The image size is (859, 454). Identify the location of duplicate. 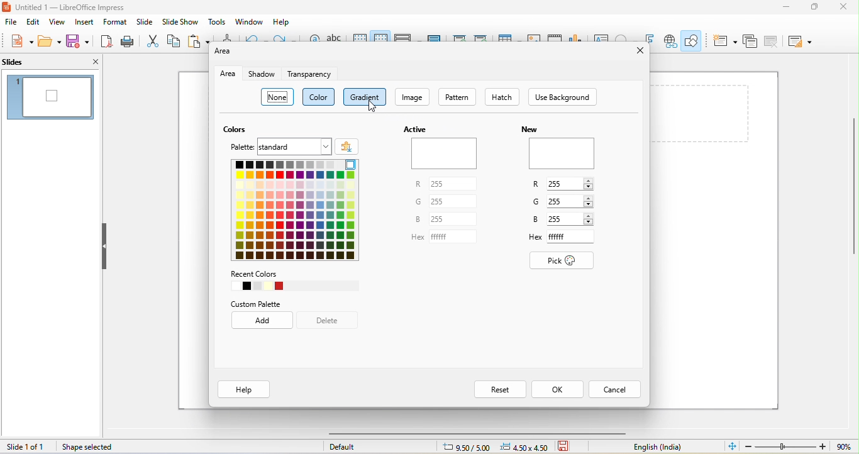
(751, 40).